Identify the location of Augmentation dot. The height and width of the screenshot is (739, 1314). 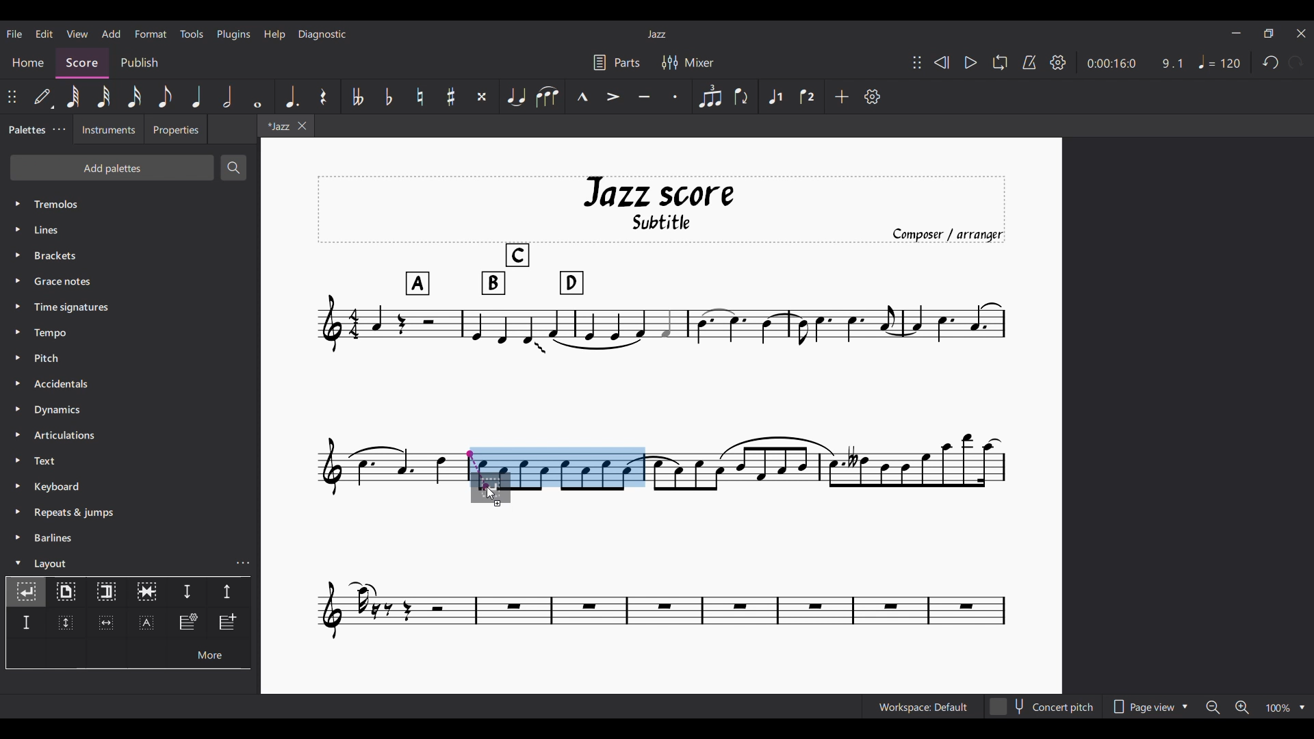
(292, 96).